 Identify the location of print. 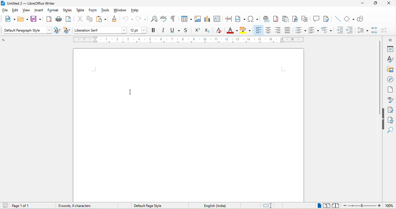
(60, 19).